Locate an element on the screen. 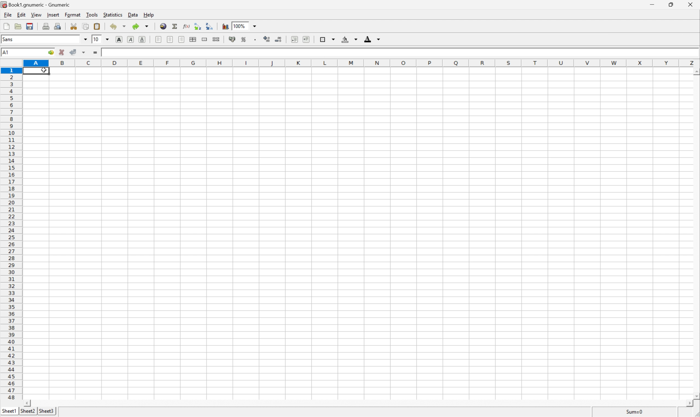 This screenshot has width=700, height=417. view is located at coordinates (35, 15).